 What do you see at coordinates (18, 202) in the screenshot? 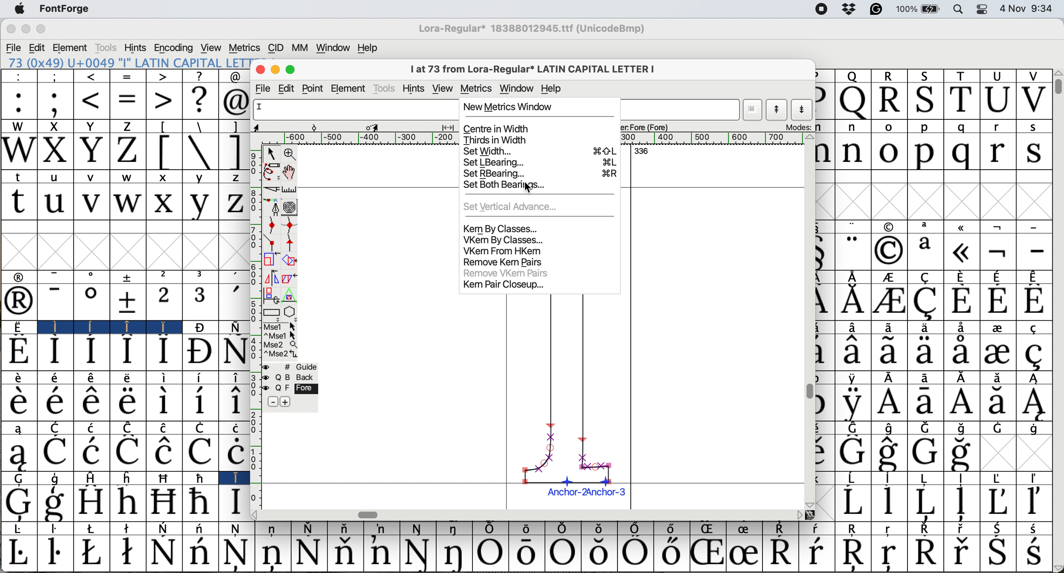
I see `t` at bounding box center [18, 202].